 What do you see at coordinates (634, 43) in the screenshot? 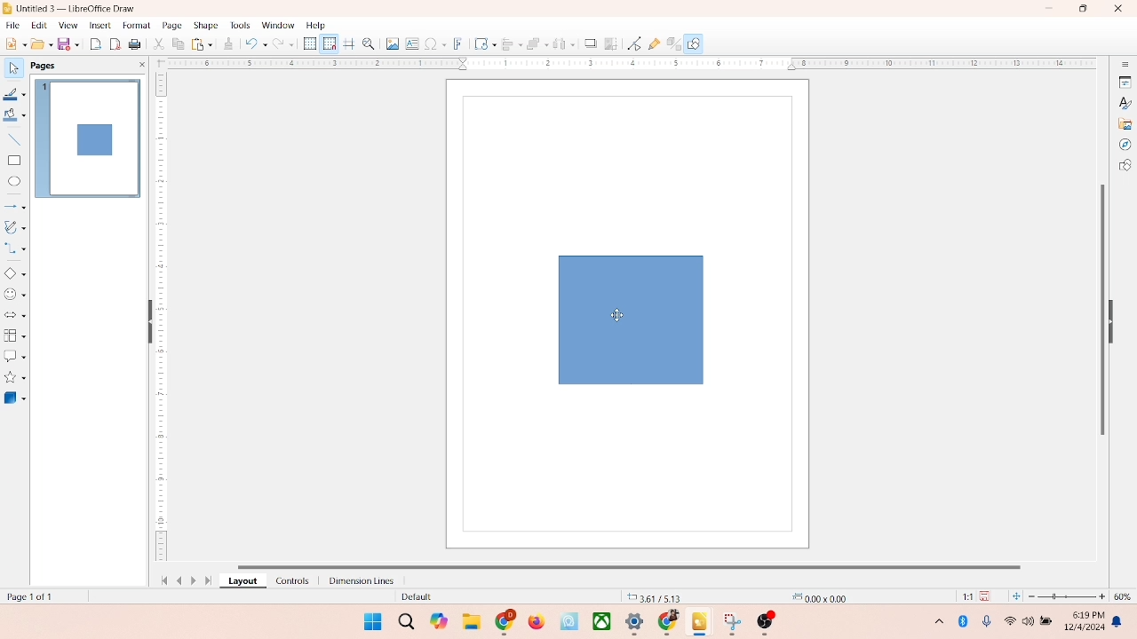
I see `point edit mode` at bounding box center [634, 43].